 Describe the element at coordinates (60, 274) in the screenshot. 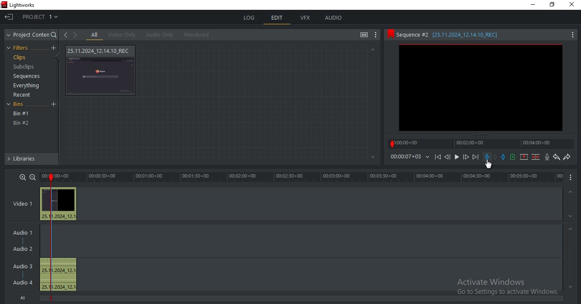

I see `audio` at that location.